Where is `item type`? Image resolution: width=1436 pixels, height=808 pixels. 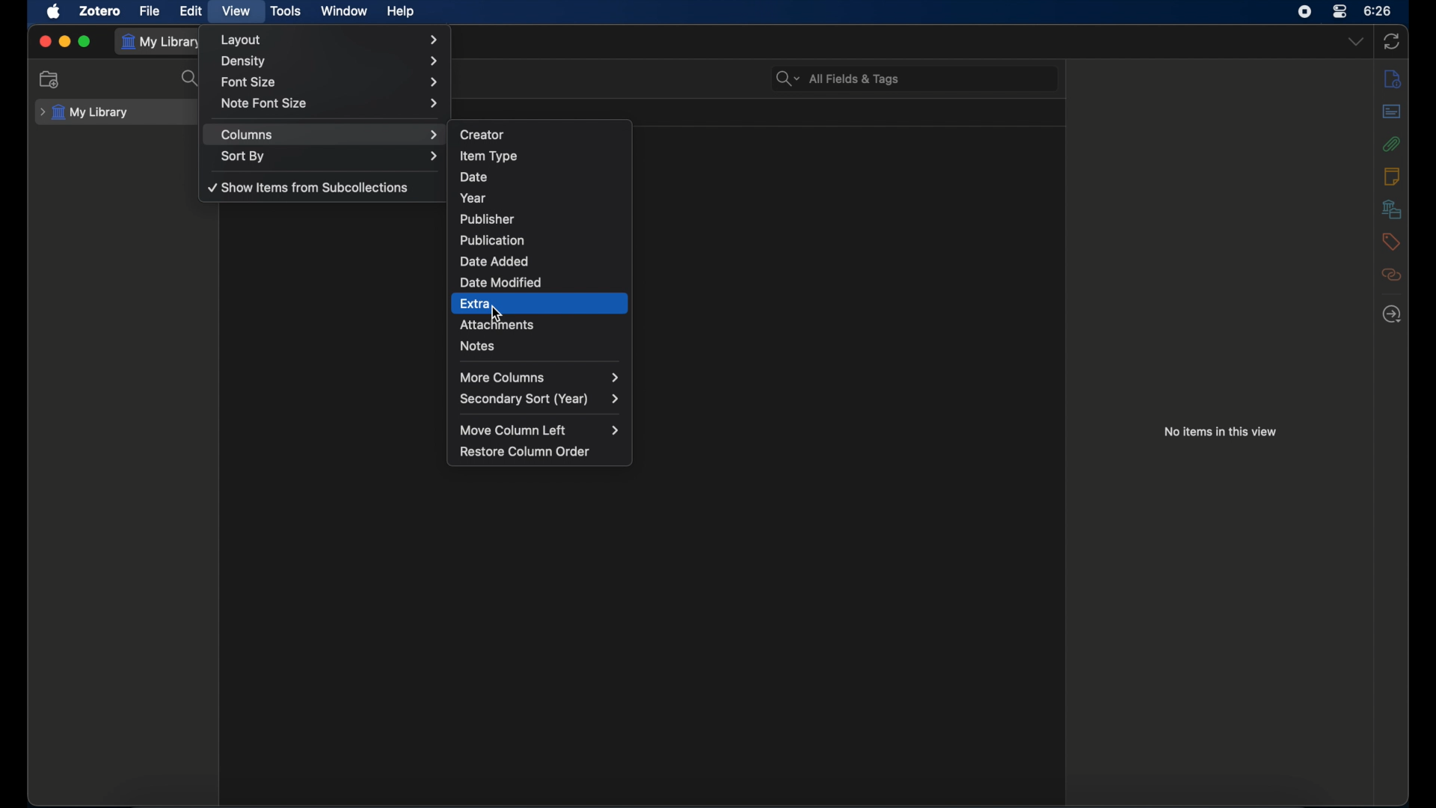
item type is located at coordinates (540, 156).